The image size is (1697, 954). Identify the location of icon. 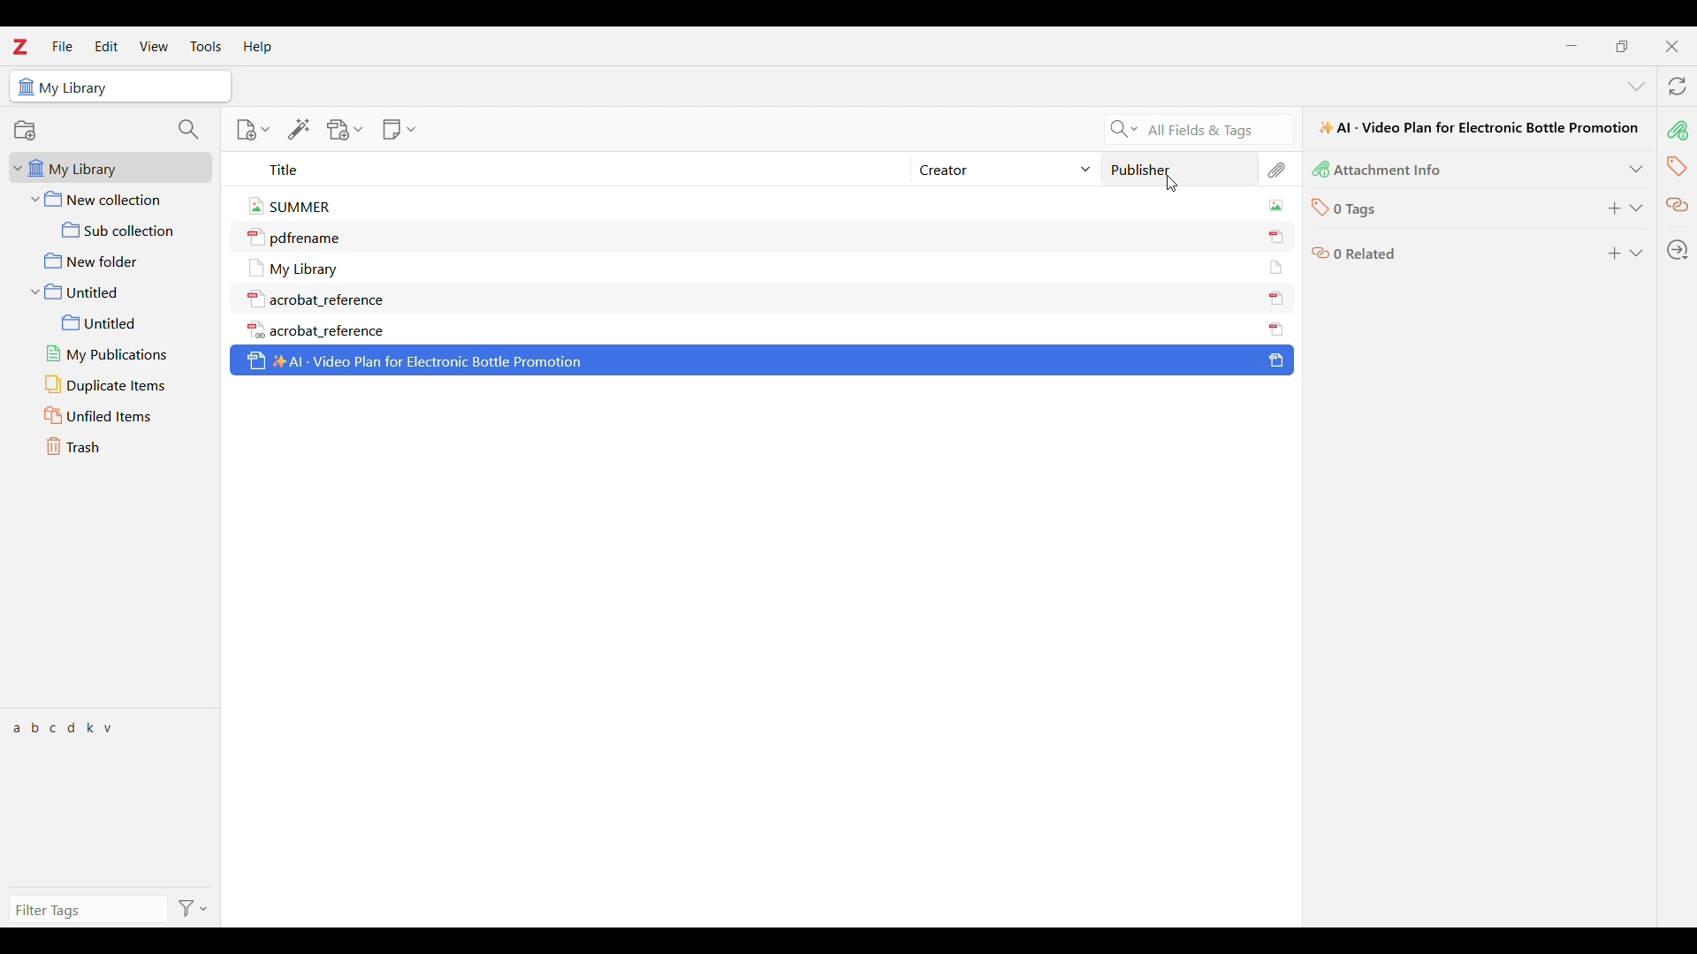
(1276, 329).